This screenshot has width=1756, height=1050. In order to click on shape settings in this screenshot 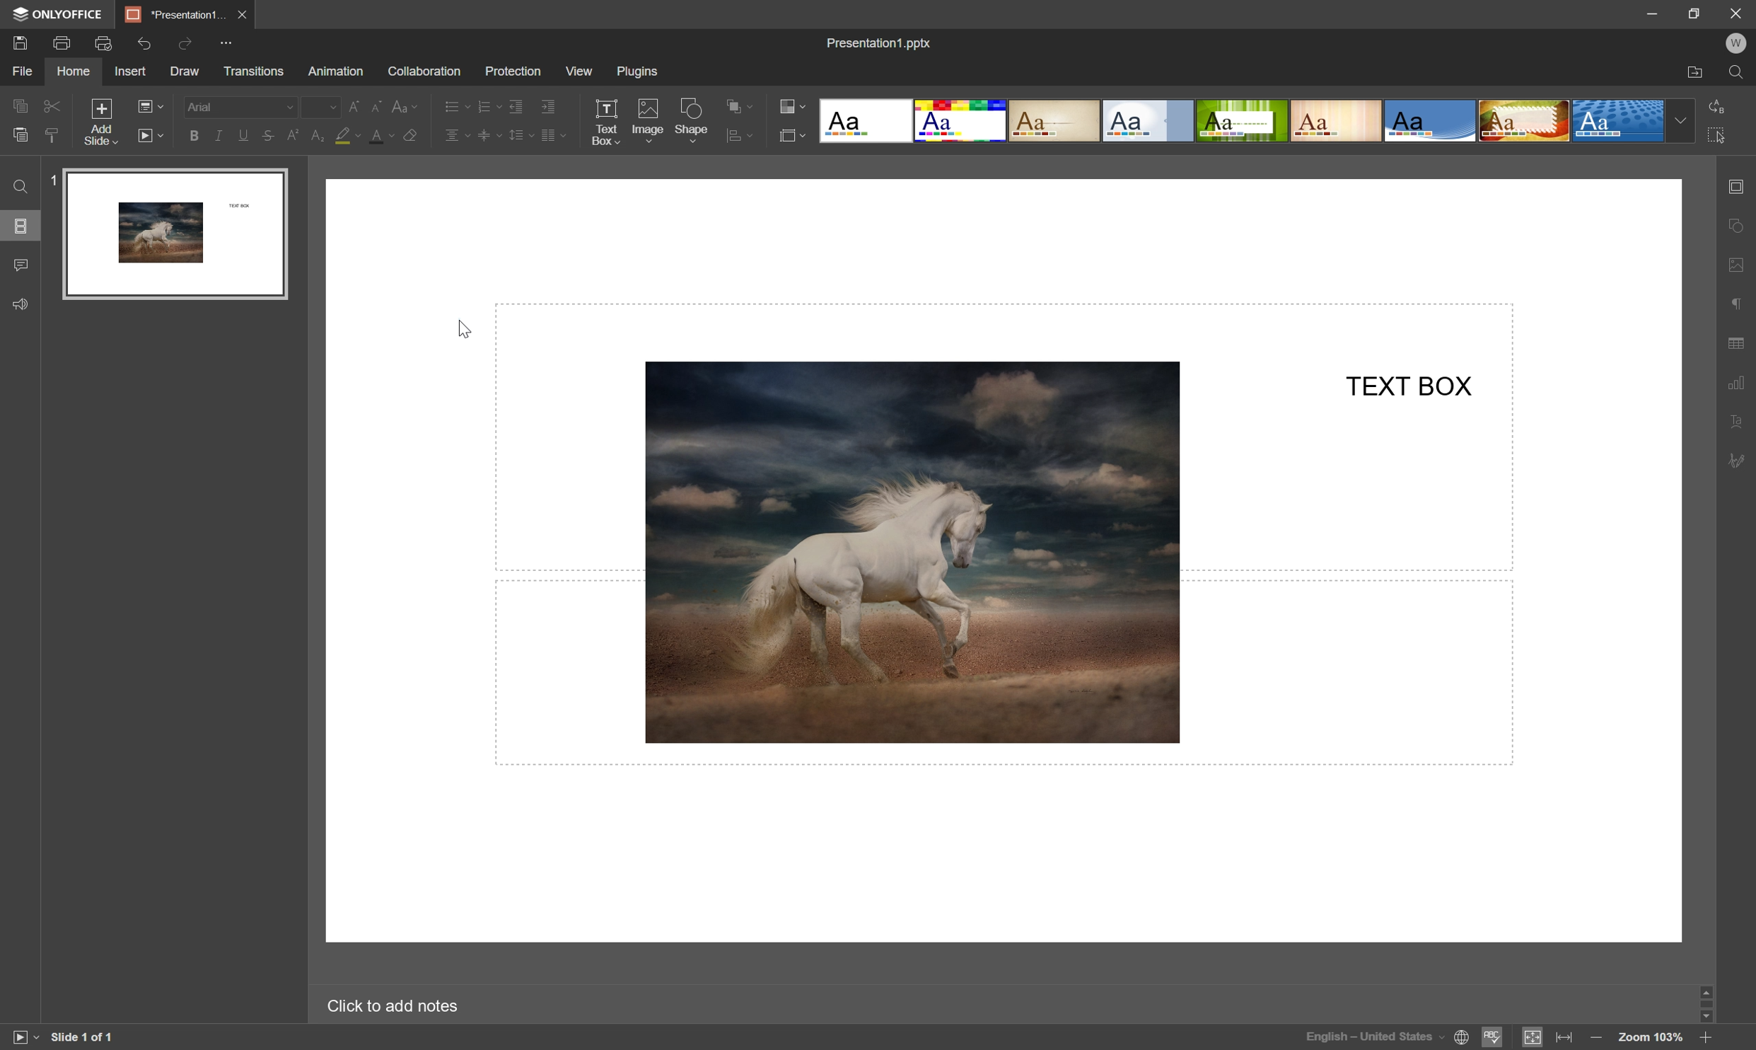, I will do `click(1738, 226)`.